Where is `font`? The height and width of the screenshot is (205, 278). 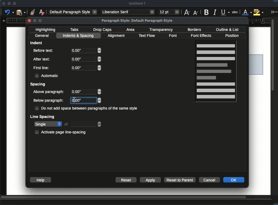
font is located at coordinates (174, 36).